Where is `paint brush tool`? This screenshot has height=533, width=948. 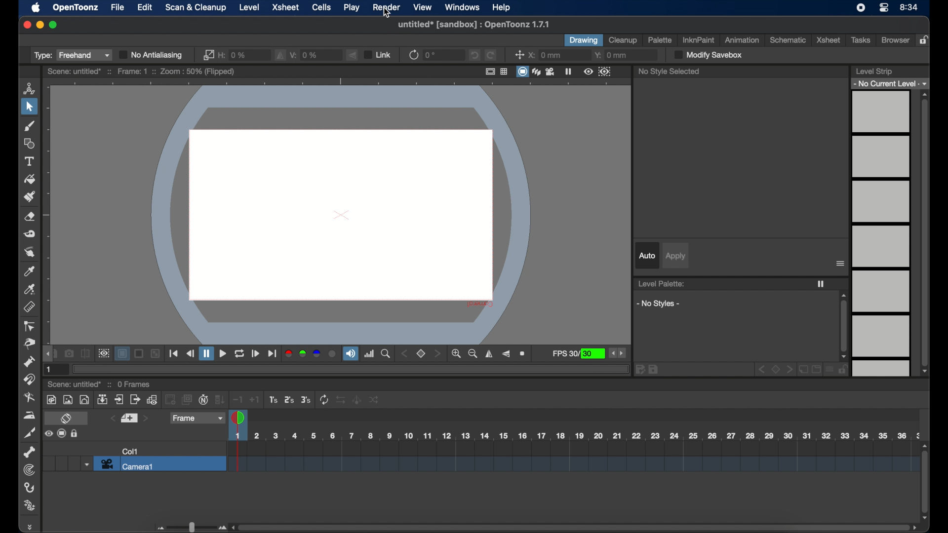
paint brush tool is located at coordinates (30, 196).